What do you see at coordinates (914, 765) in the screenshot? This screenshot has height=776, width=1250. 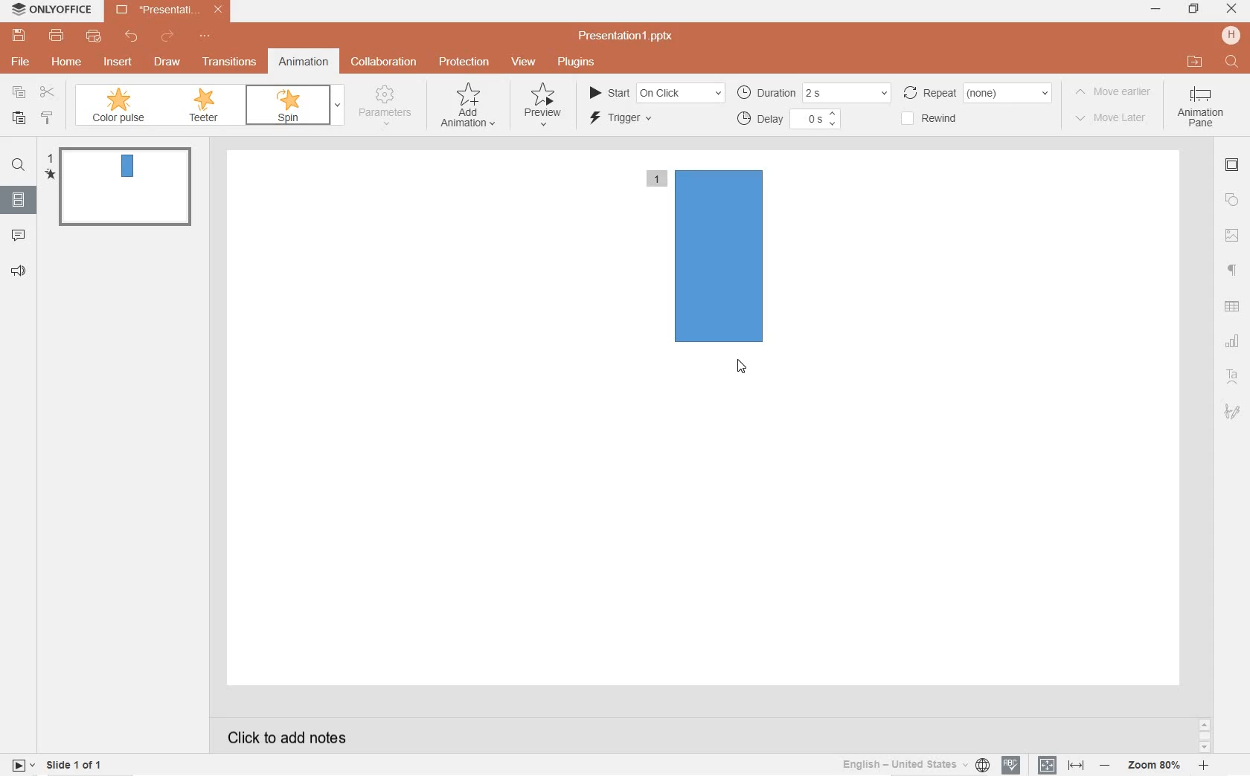 I see `English - United States` at bounding box center [914, 765].